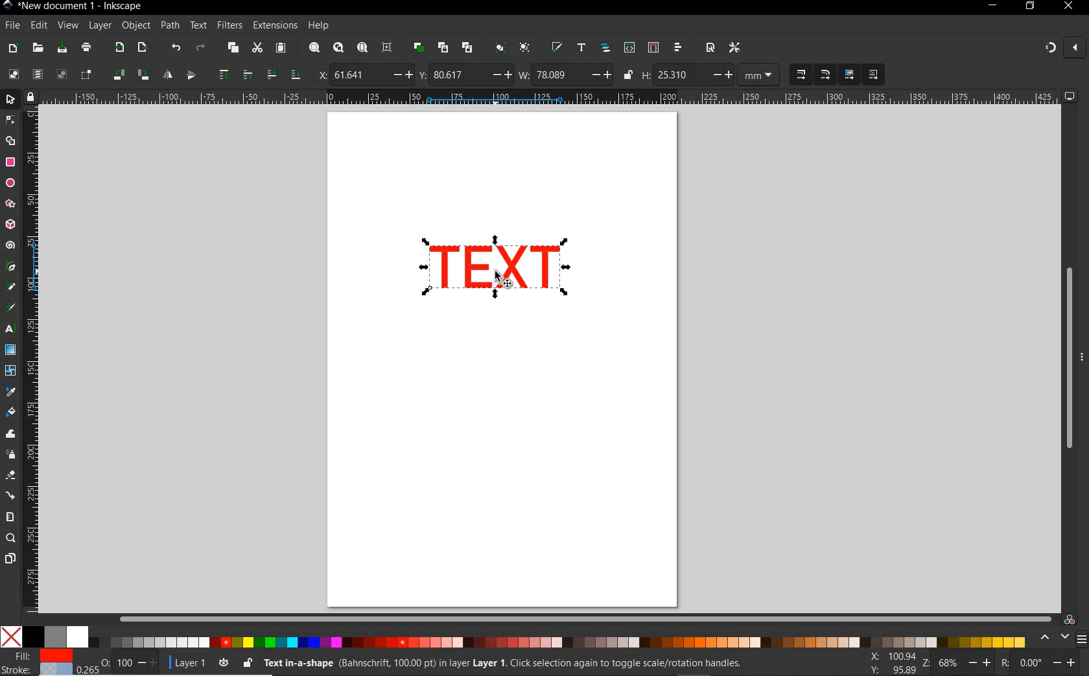  I want to click on undo, so click(175, 48).